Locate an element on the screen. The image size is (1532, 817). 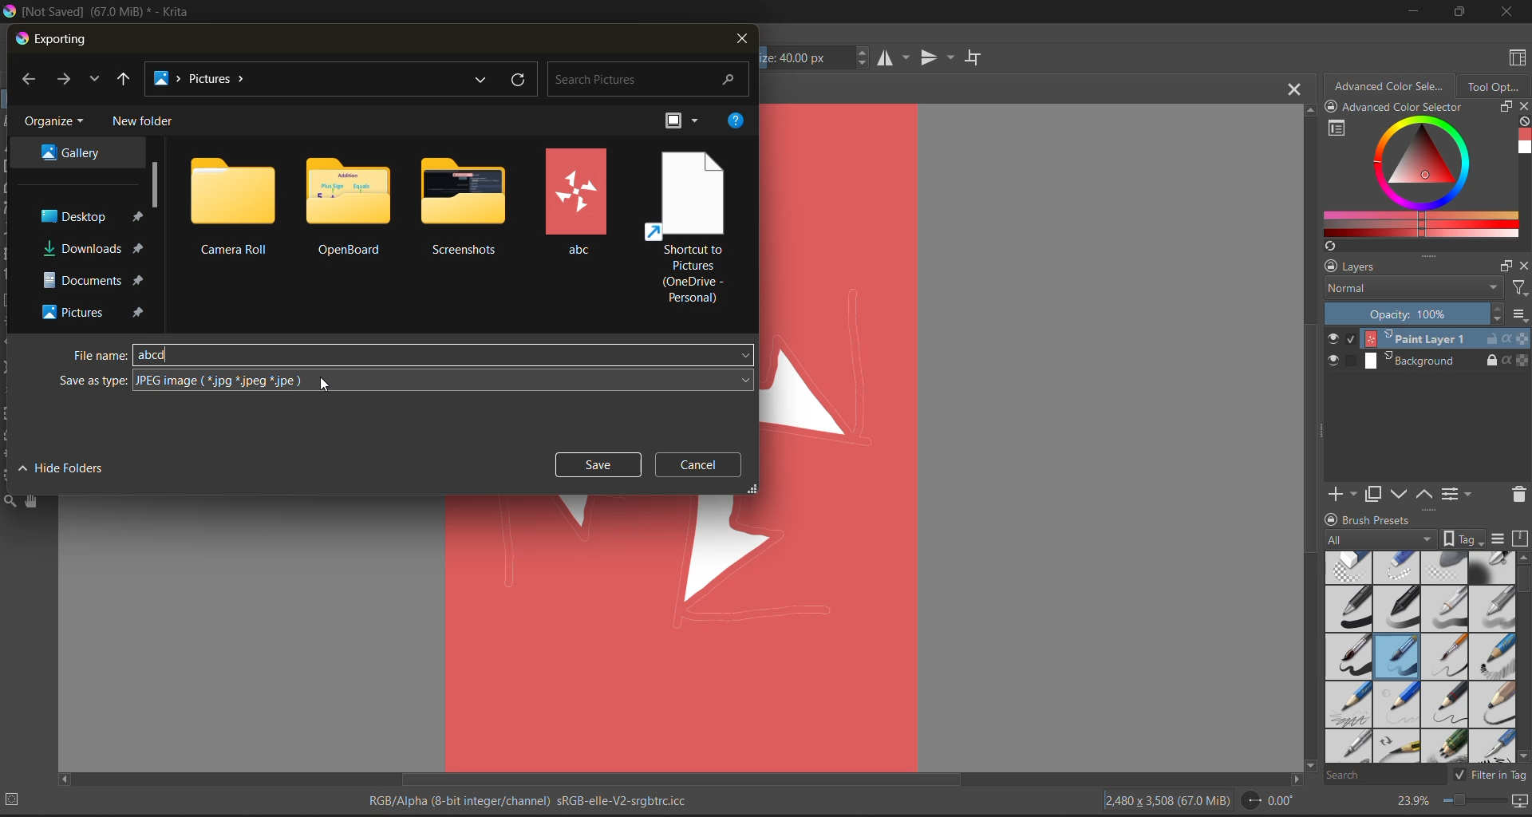
add is located at coordinates (1346, 492).